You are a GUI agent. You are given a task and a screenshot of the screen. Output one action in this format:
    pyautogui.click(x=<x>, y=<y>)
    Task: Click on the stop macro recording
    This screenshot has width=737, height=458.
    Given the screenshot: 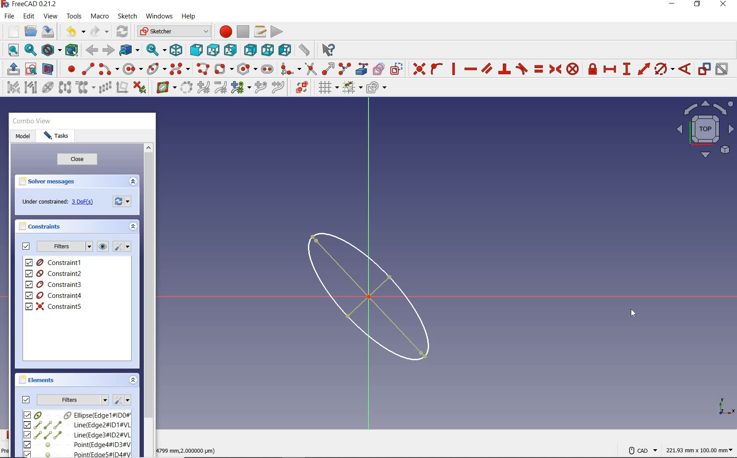 What is the action you would take?
    pyautogui.click(x=243, y=31)
    